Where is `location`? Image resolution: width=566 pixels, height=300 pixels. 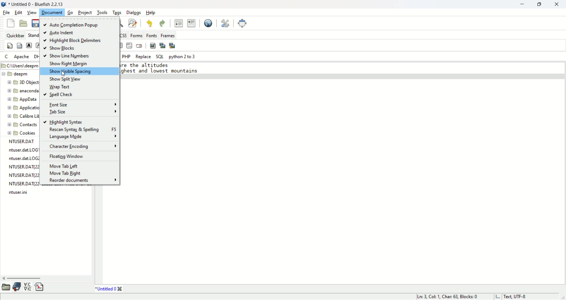
location is located at coordinates (19, 65).